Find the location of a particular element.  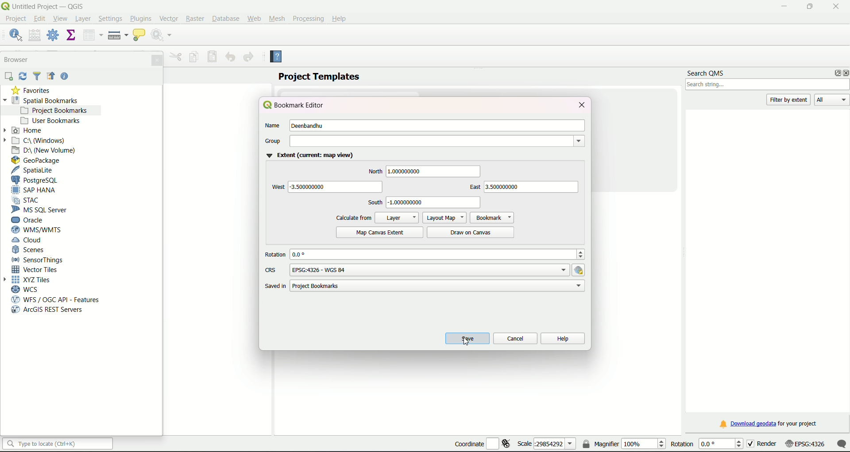

Home is located at coordinates (28, 130).